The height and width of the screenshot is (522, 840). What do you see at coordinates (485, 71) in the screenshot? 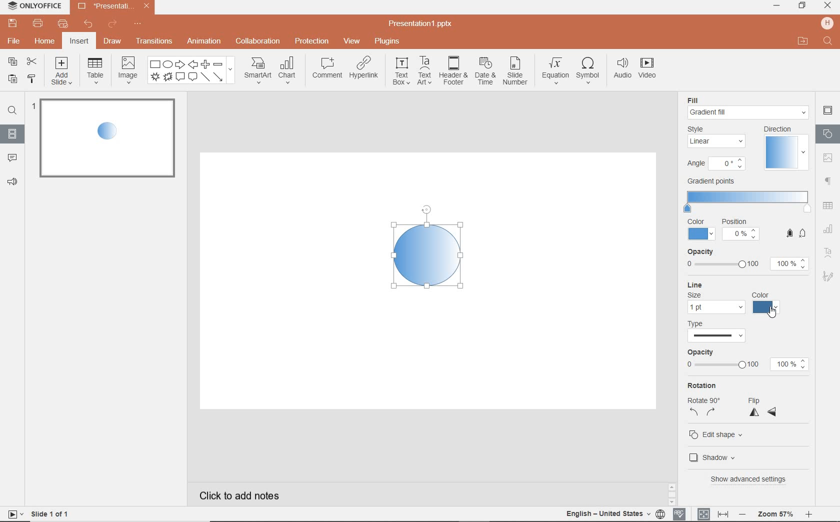
I see `date & time` at bounding box center [485, 71].